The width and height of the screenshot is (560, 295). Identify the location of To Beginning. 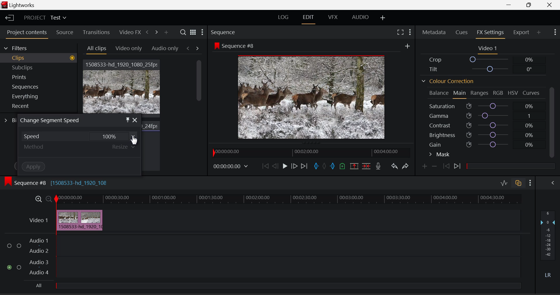
(265, 166).